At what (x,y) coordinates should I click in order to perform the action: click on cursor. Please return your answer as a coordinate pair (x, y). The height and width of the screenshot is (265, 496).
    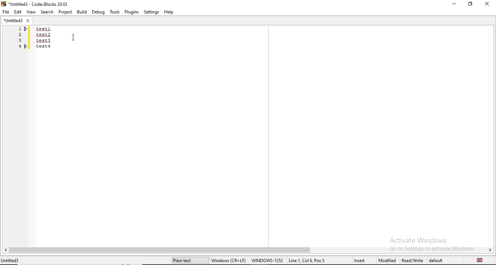
    Looking at the image, I should click on (74, 39).